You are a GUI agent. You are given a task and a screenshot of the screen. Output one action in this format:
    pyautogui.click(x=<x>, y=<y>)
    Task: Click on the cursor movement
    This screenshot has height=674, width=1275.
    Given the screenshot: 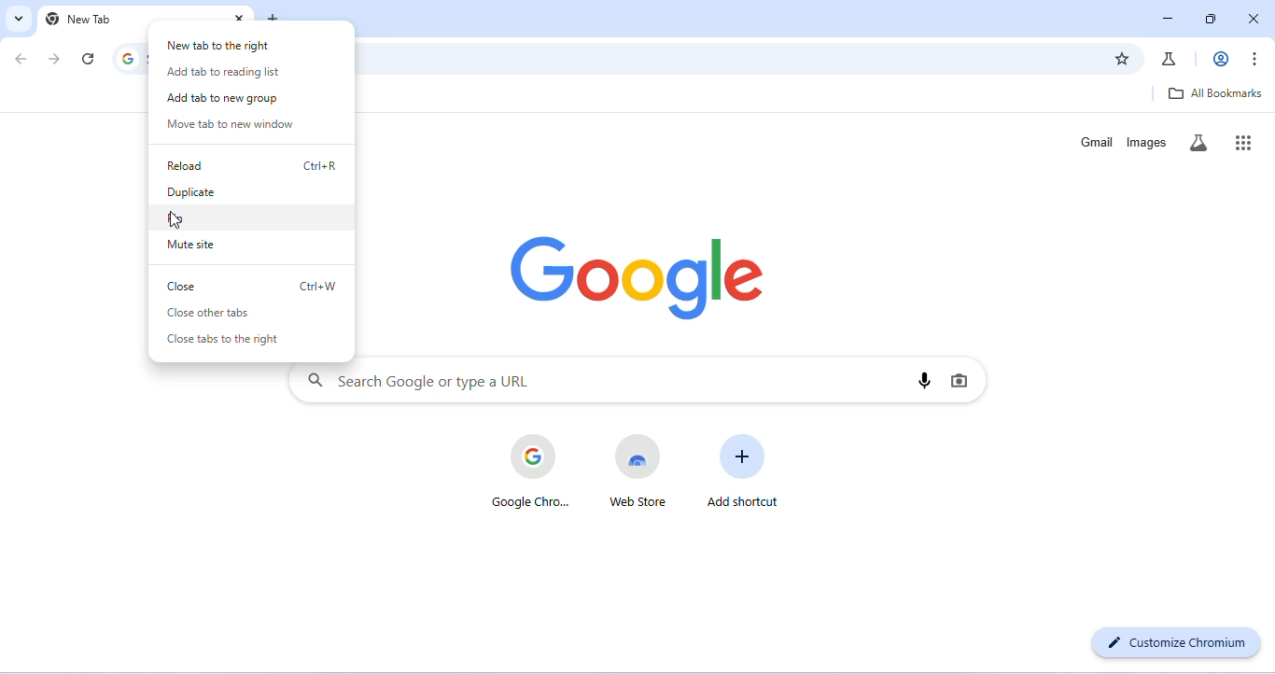 What is the action you would take?
    pyautogui.click(x=177, y=219)
    